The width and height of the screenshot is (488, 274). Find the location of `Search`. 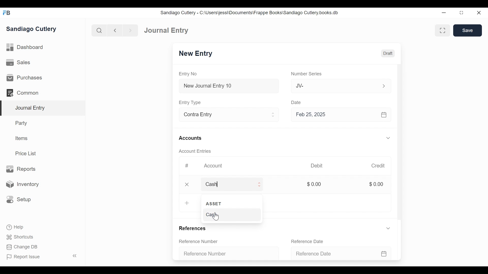

Search is located at coordinates (99, 30).